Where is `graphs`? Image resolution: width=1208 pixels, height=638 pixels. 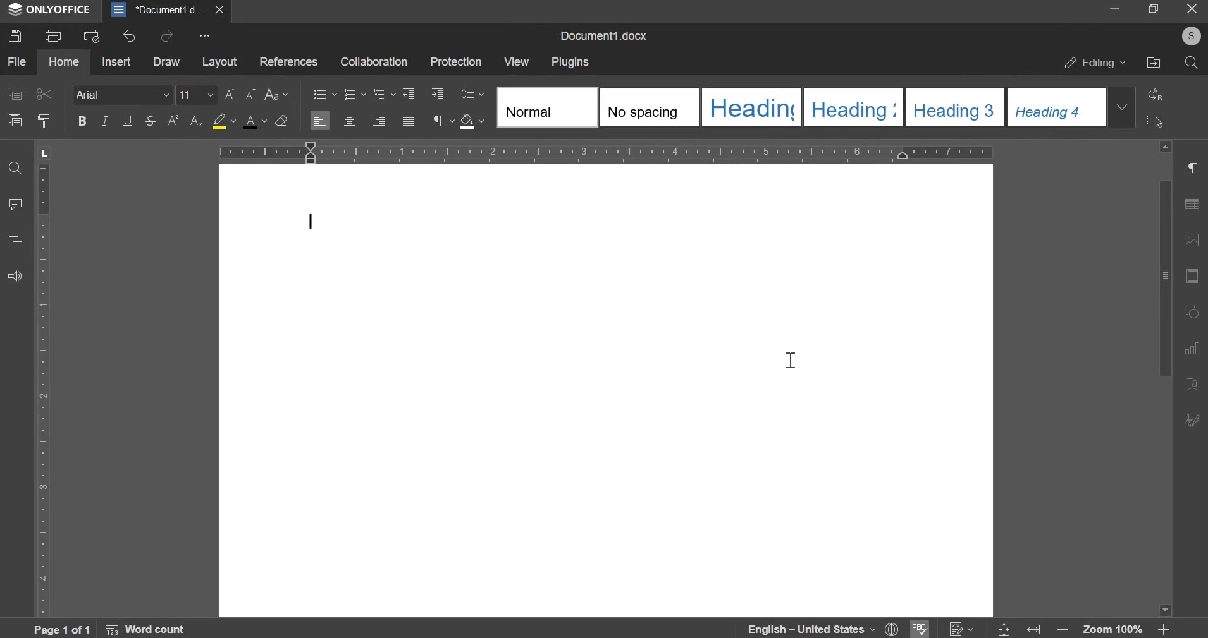 graphs is located at coordinates (1193, 349).